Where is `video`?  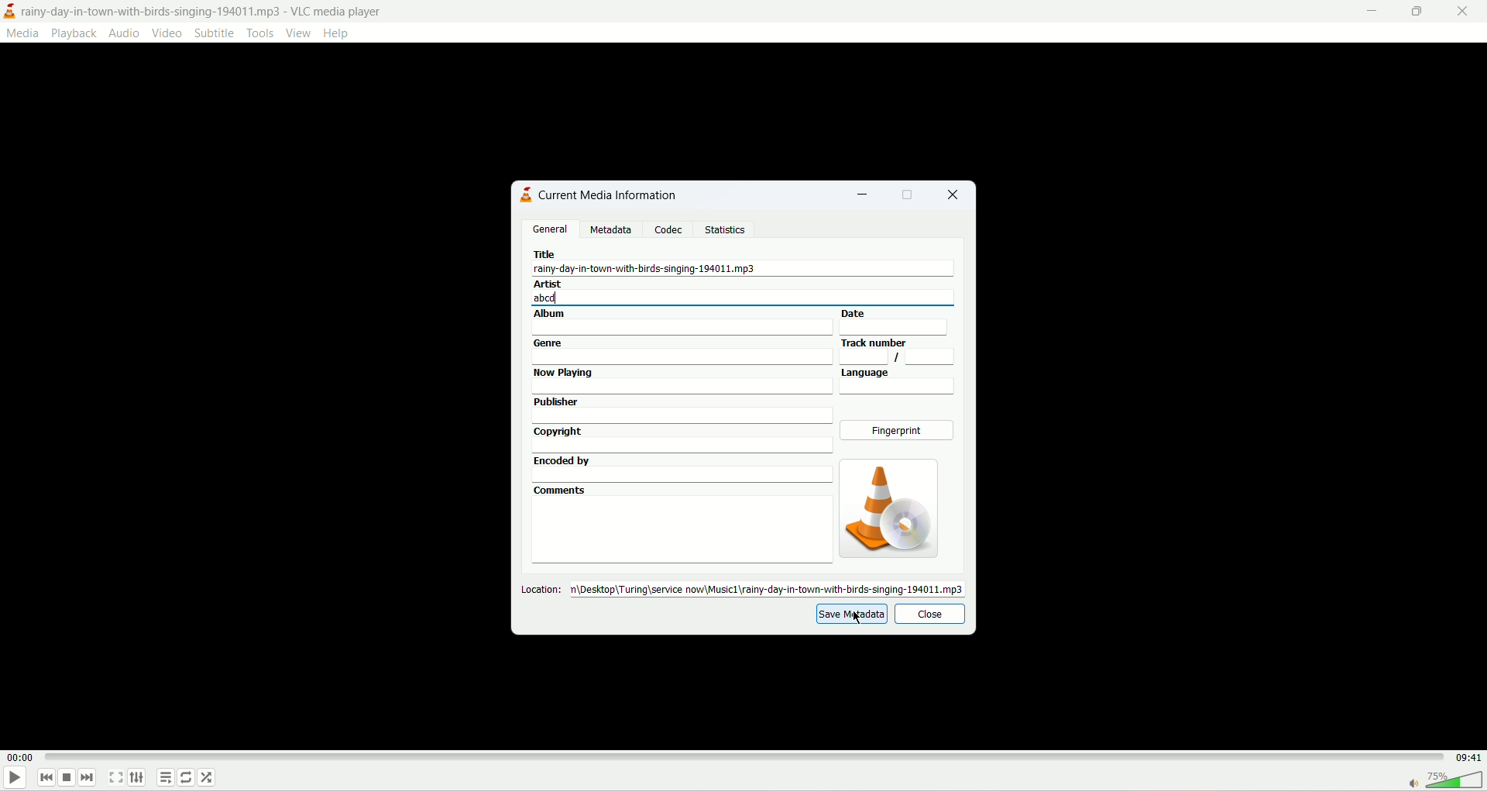 video is located at coordinates (168, 33).